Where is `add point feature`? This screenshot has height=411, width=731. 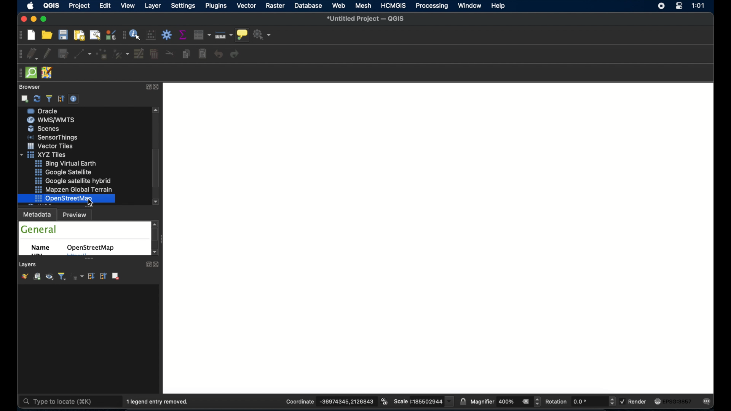
add point feature is located at coordinates (102, 54).